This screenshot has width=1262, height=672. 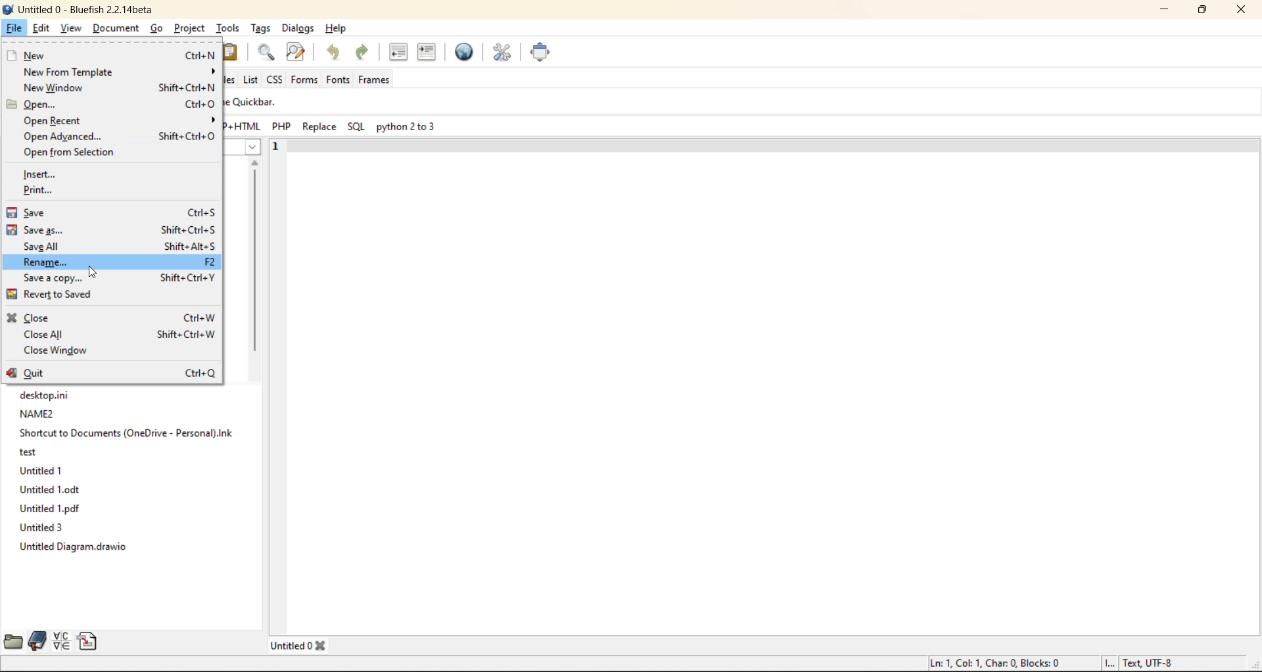 I want to click on save all, so click(x=60, y=247).